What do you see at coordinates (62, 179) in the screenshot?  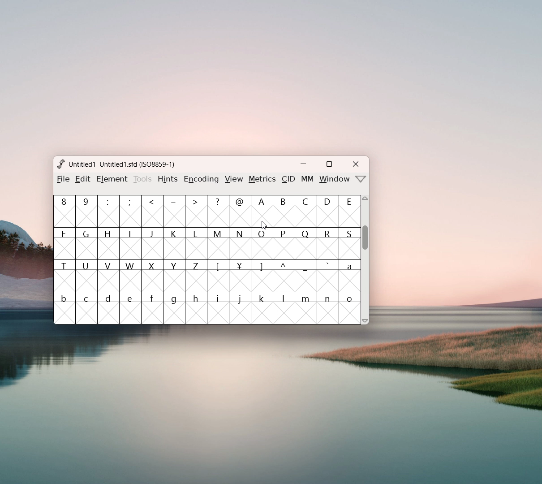 I see `file` at bounding box center [62, 179].